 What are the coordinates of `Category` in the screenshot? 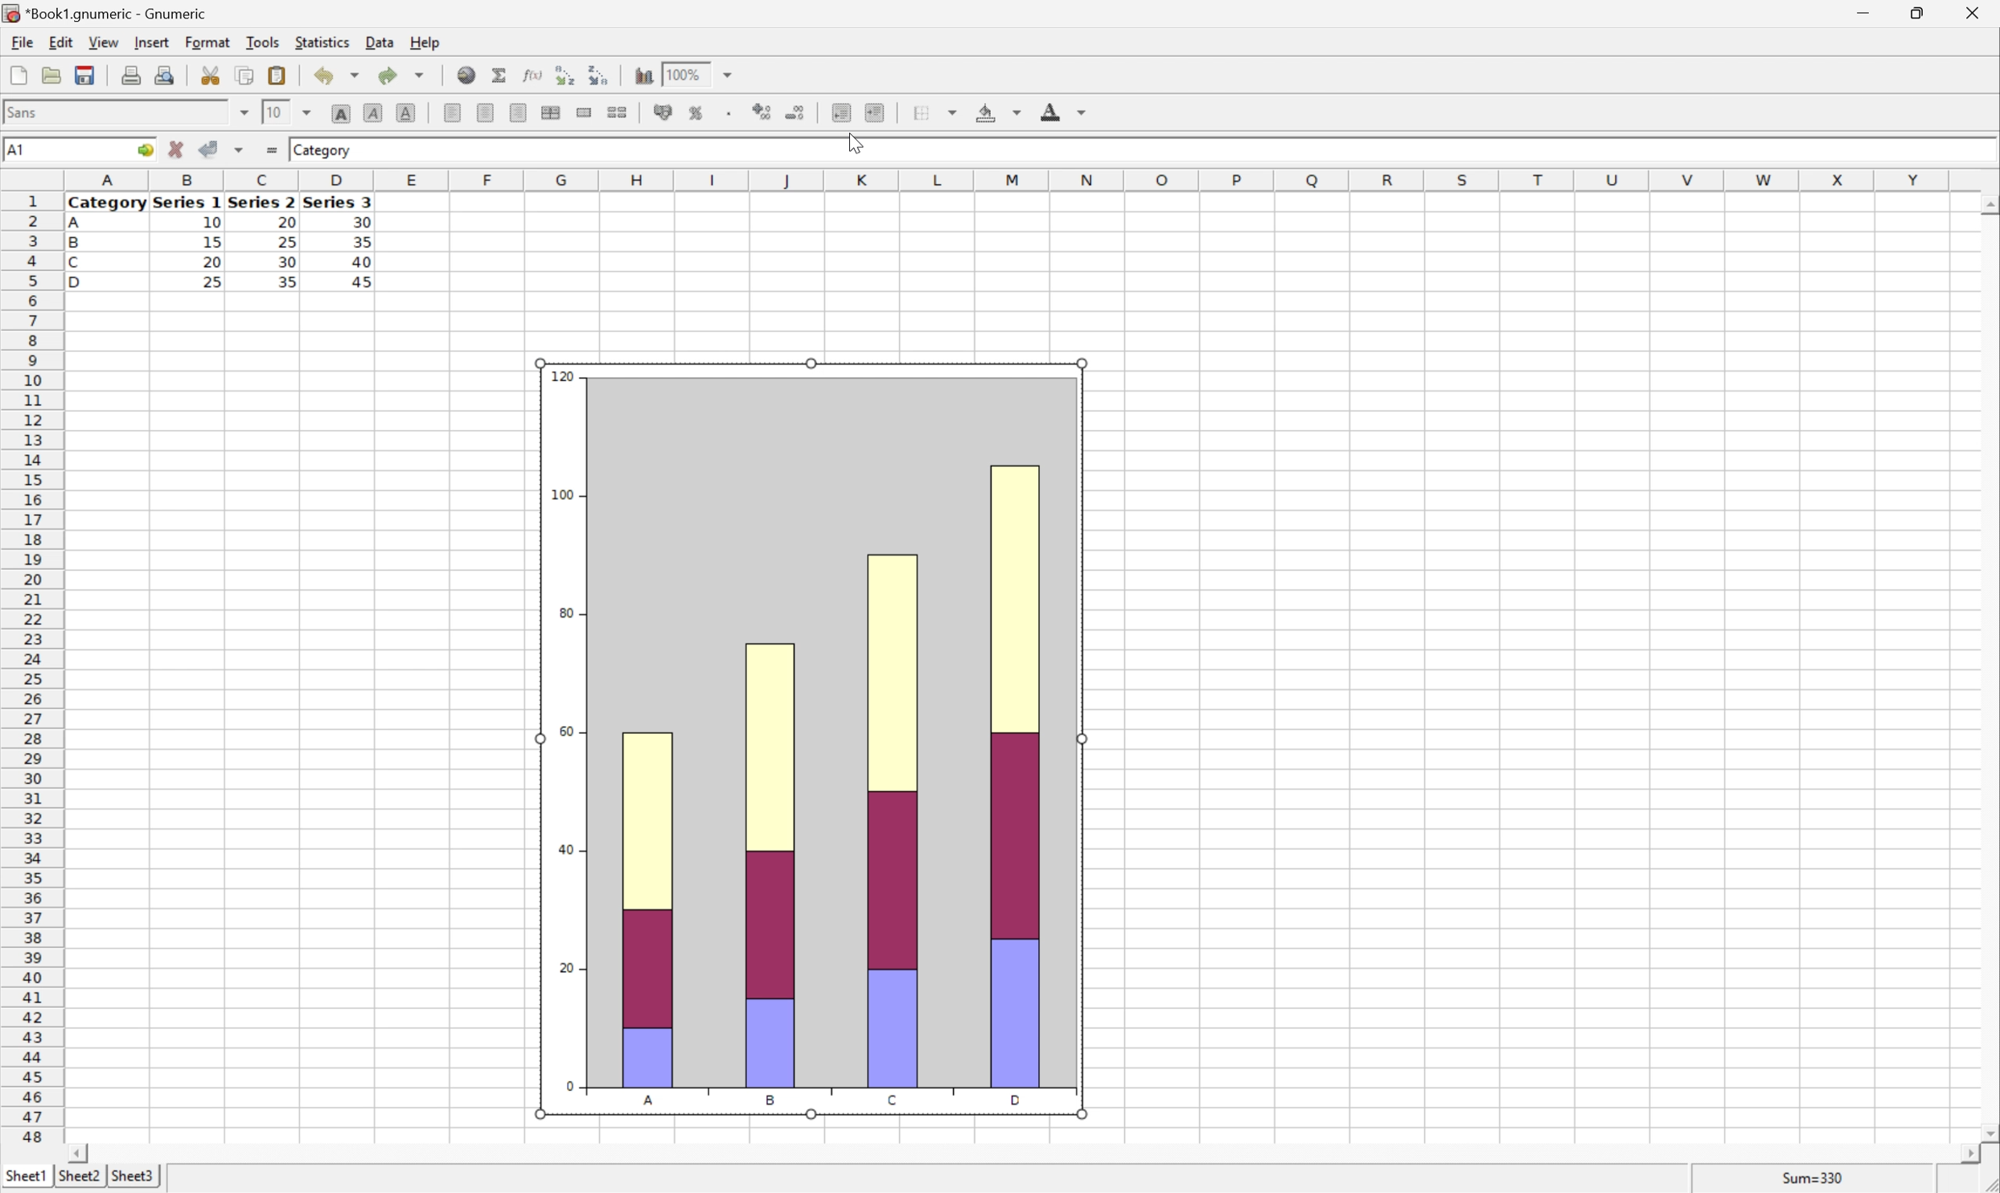 It's located at (324, 151).